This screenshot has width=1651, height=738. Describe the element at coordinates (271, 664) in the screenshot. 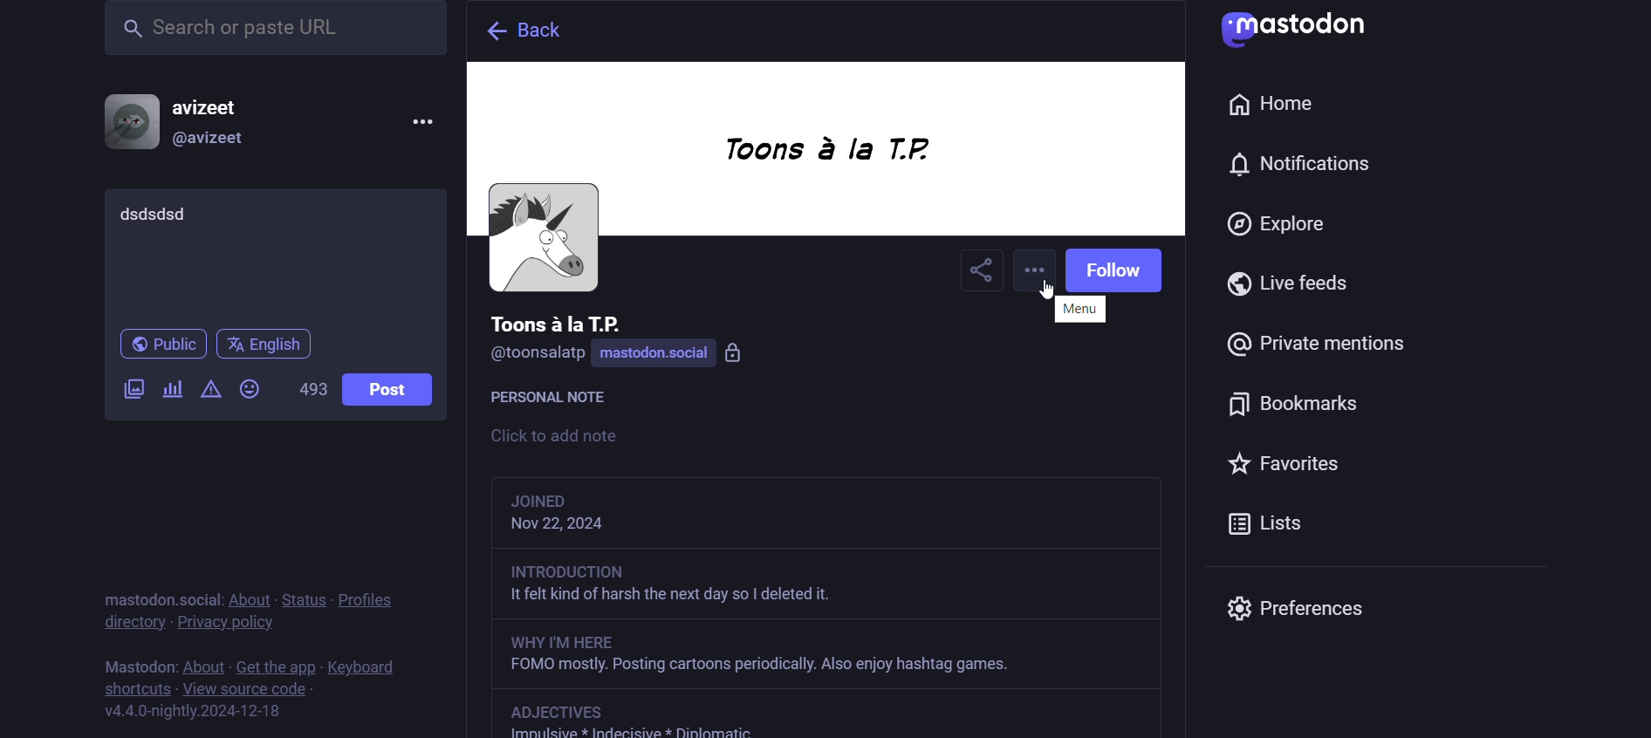

I see `get the app` at that location.